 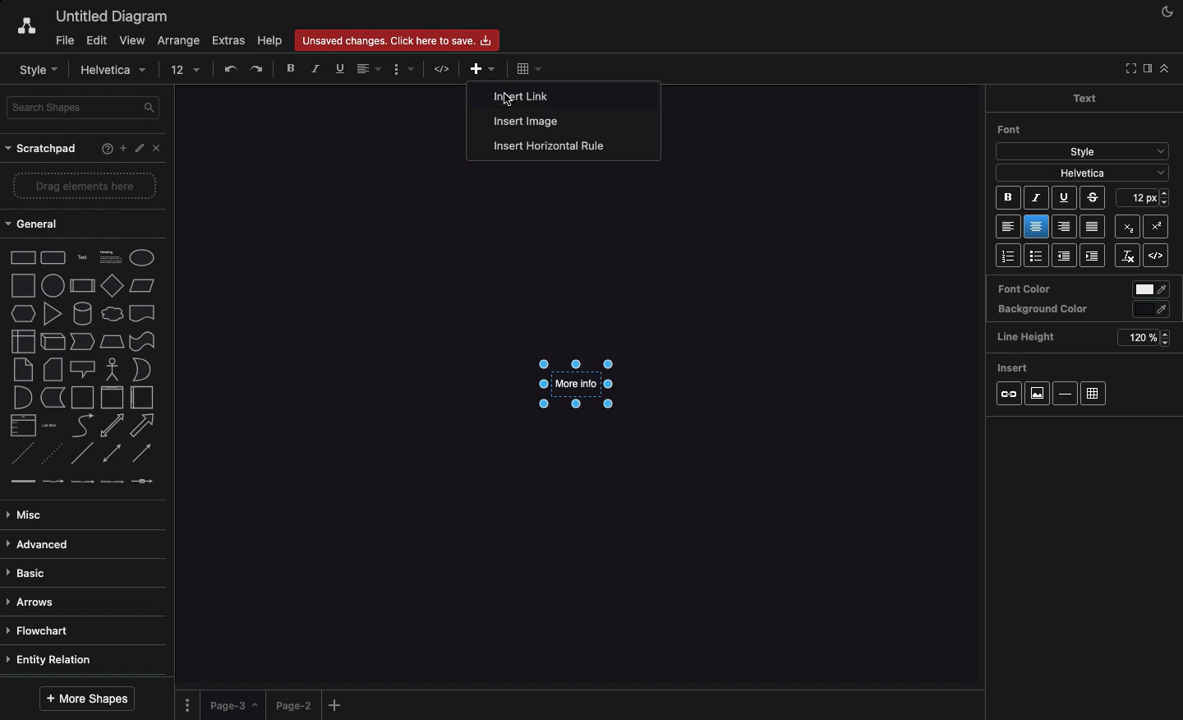 What do you see at coordinates (527, 69) in the screenshot?
I see `Add` at bounding box center [527, 69].